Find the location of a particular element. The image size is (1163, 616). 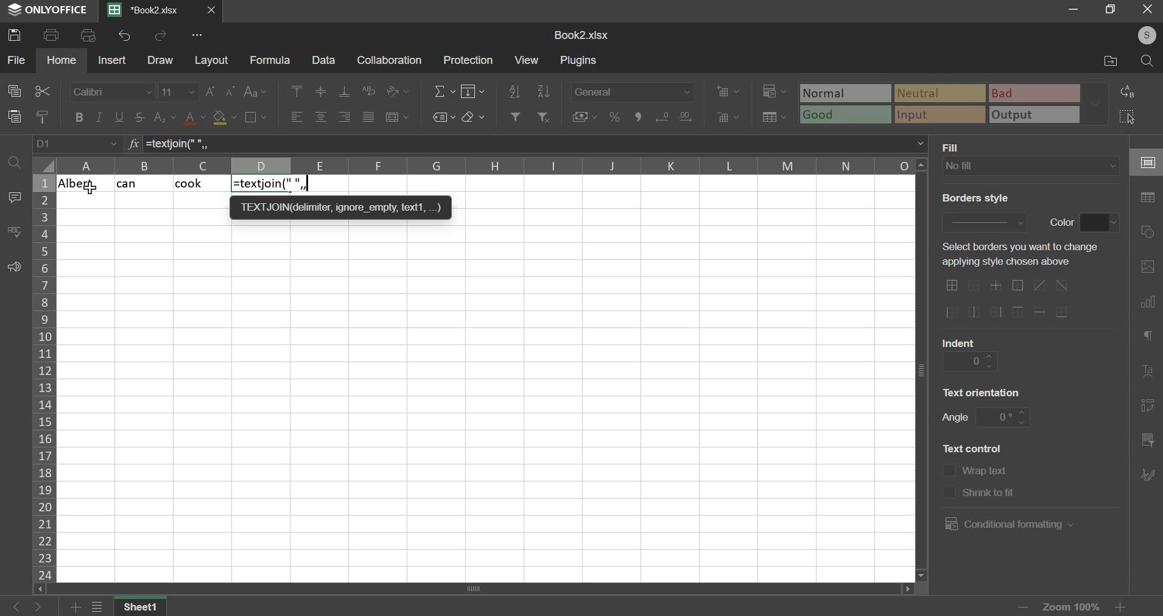

print preview is located at coordinates (89, 35).